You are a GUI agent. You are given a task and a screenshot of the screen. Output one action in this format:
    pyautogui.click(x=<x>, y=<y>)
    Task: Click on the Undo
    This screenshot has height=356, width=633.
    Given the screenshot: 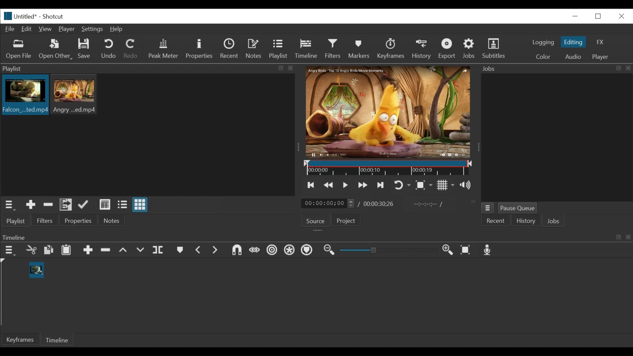 What is the action you would take?
    pyautogui.click(x=109, y=49)
    